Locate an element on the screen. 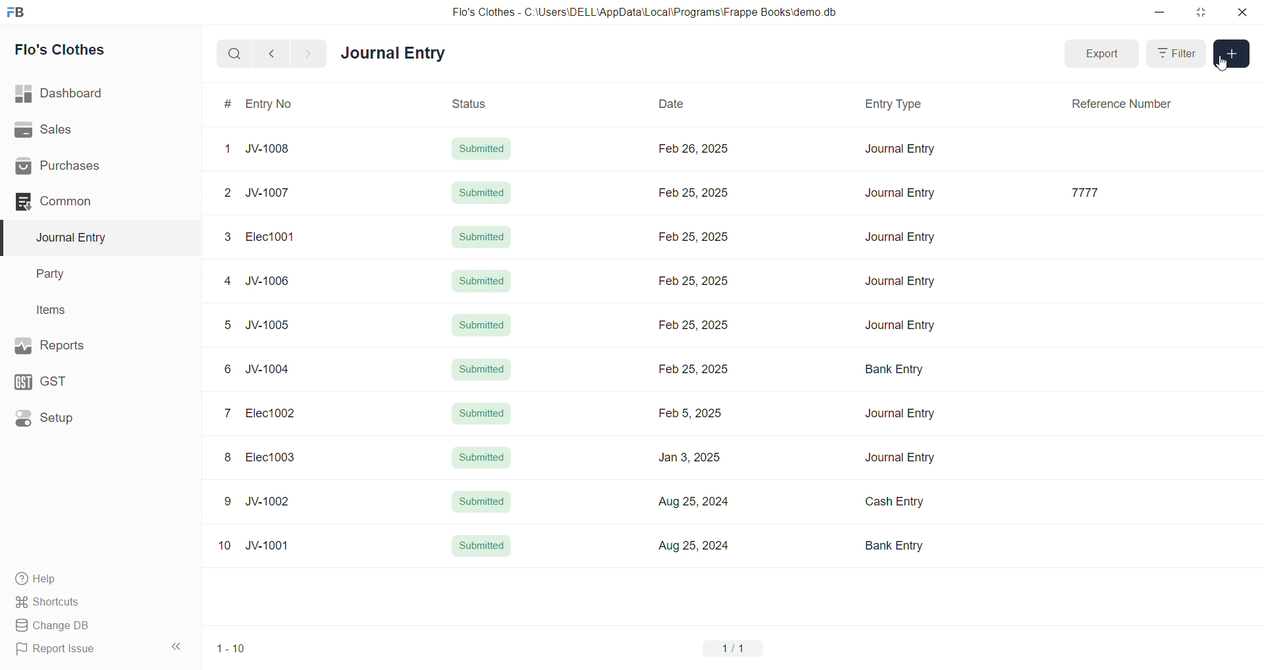  Bank Entry is located at coordinates (897, 546).